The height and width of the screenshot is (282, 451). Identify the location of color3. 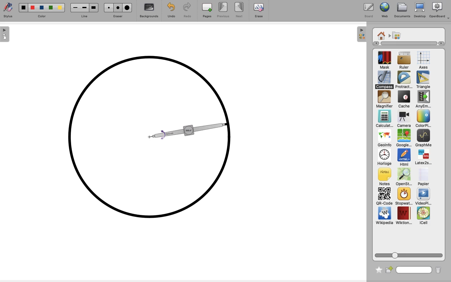
(41, 8).